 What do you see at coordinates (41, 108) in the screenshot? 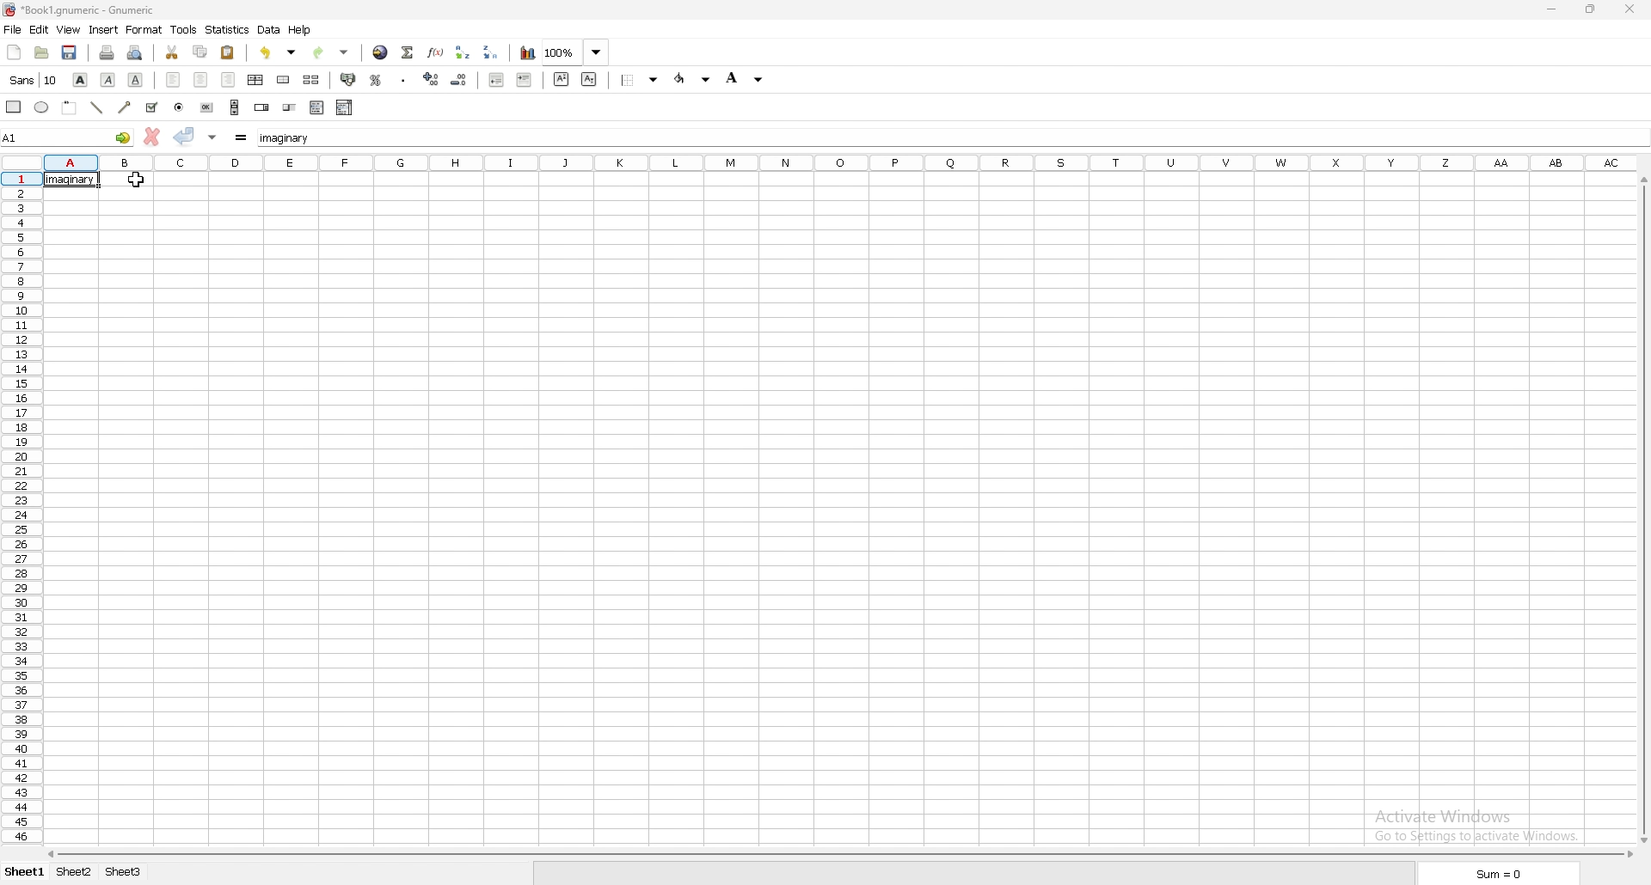
I see `ellipse` at bounding box center [41, 108].